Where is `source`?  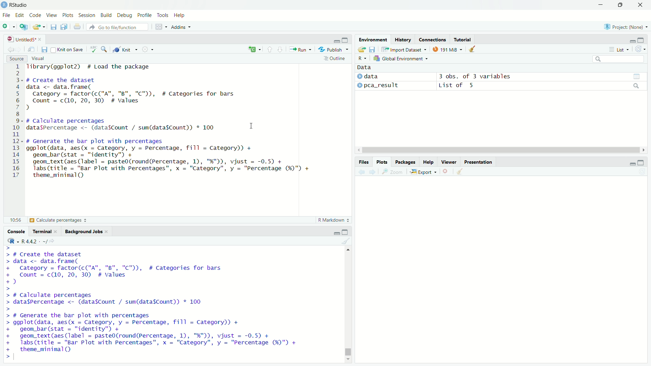 source is located at coordinates (16, 58).